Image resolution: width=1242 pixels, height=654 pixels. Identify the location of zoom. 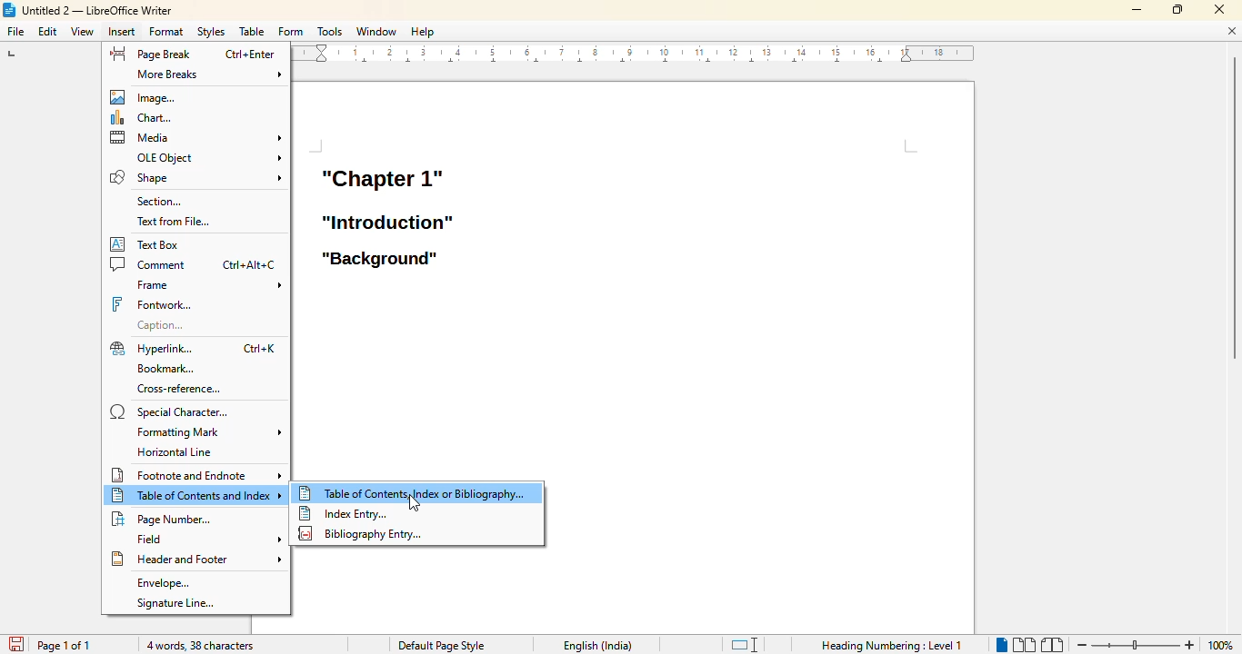
(1134, 645).